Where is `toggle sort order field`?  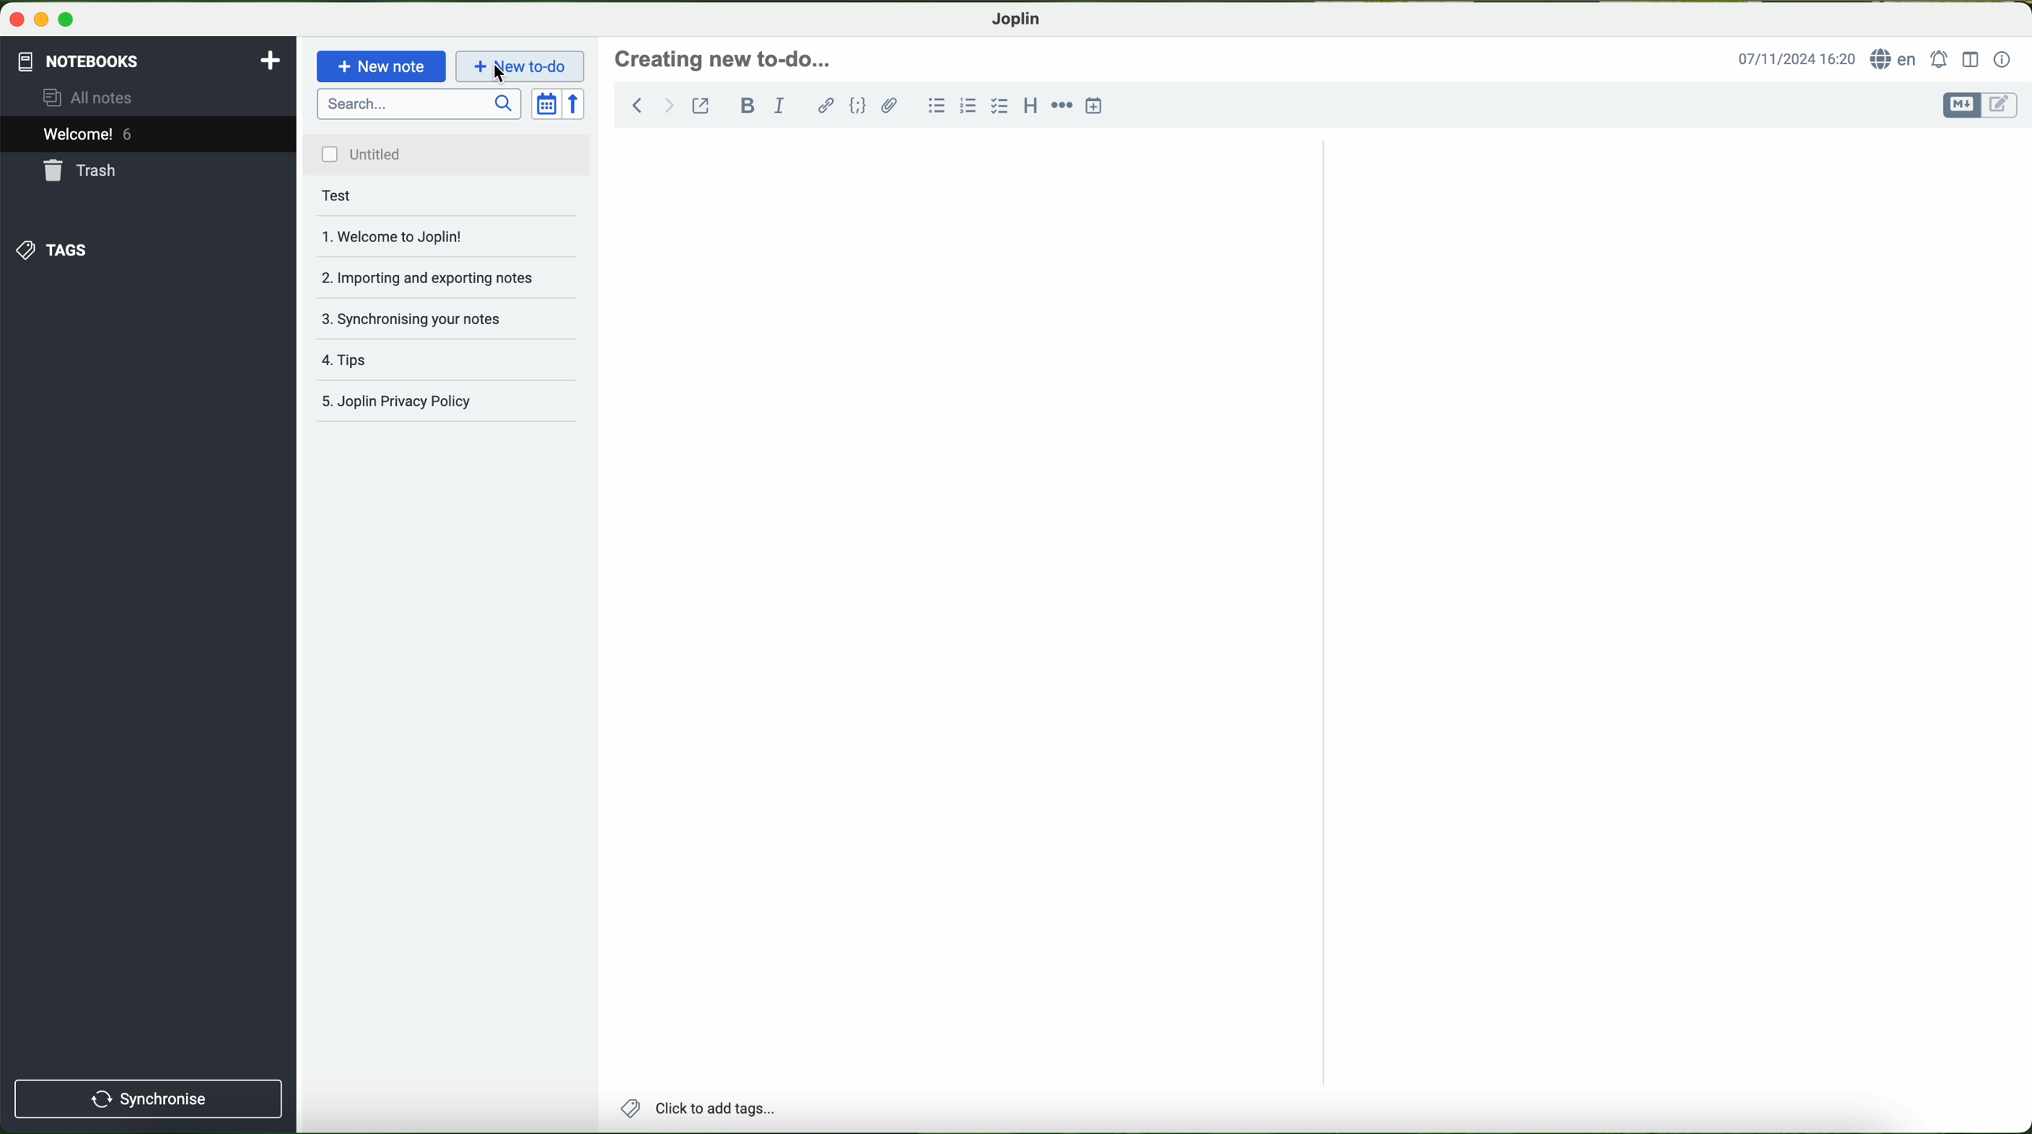 toggle sort order field is located at coordinates (545, 103).